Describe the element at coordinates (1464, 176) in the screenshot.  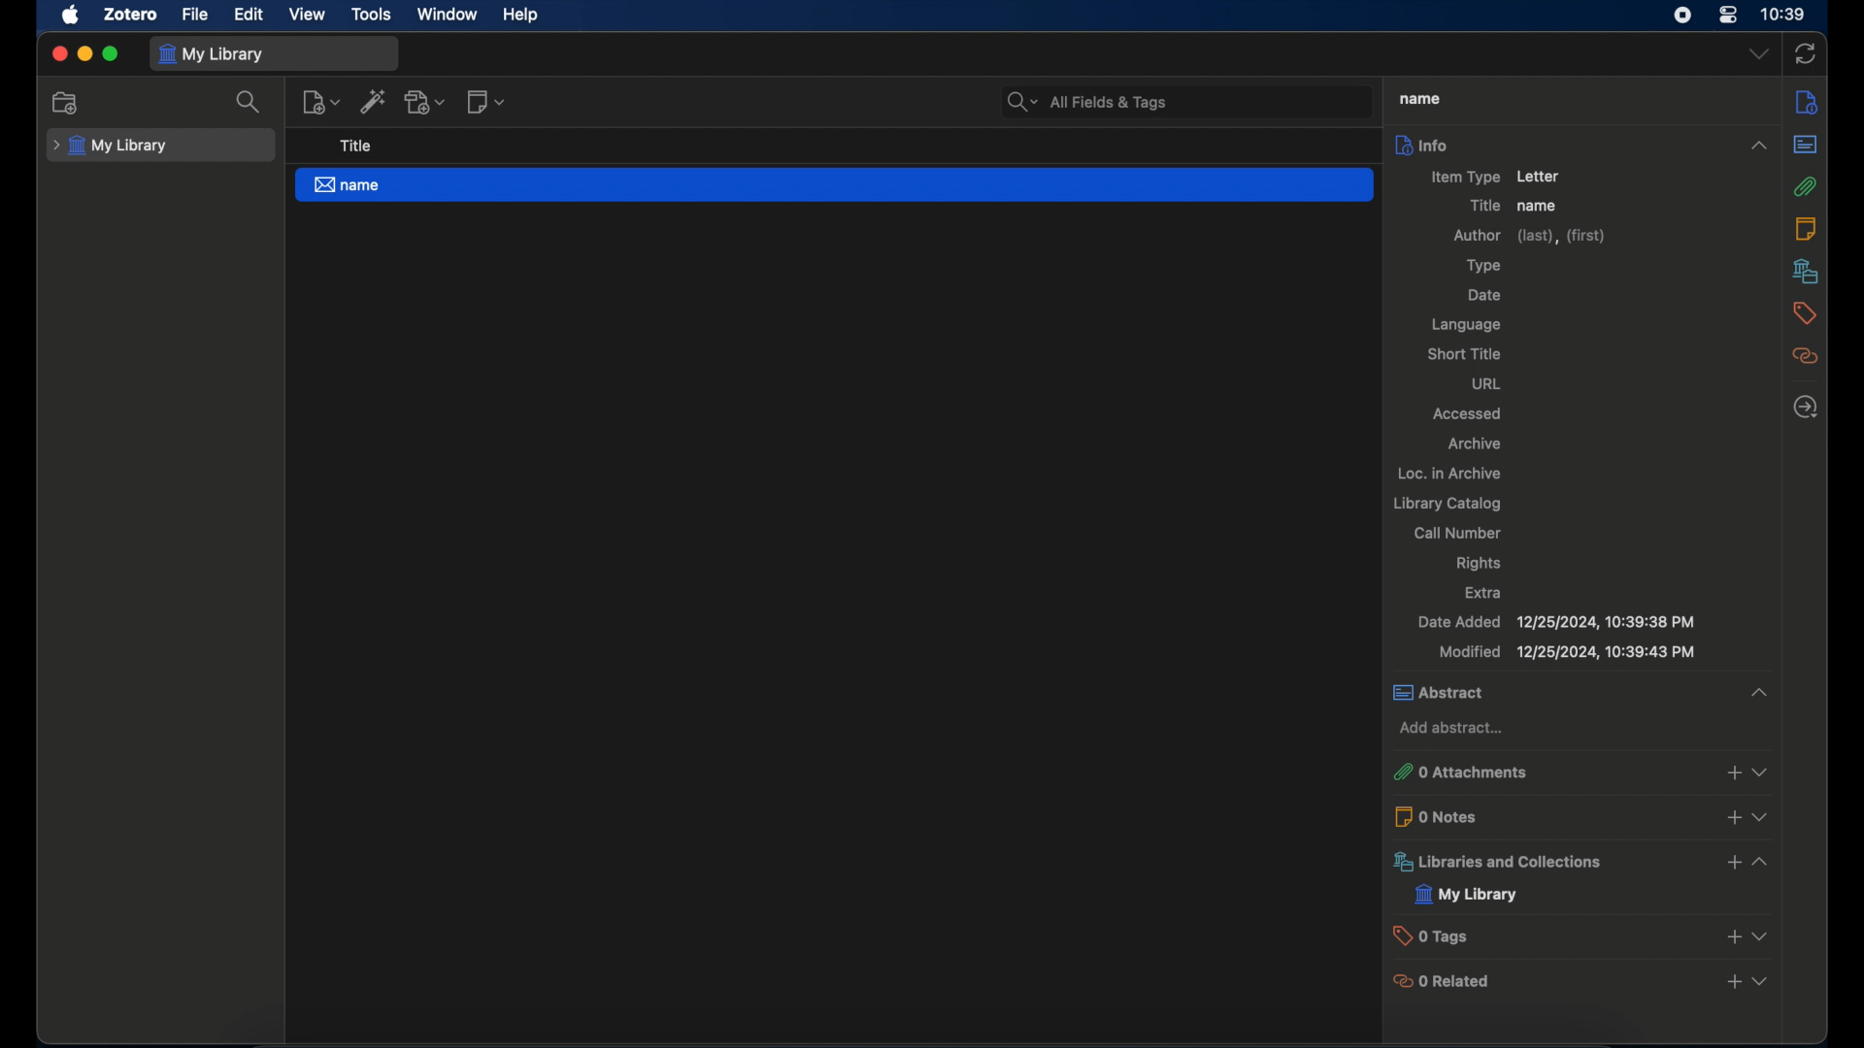
I see `item type` at that location.